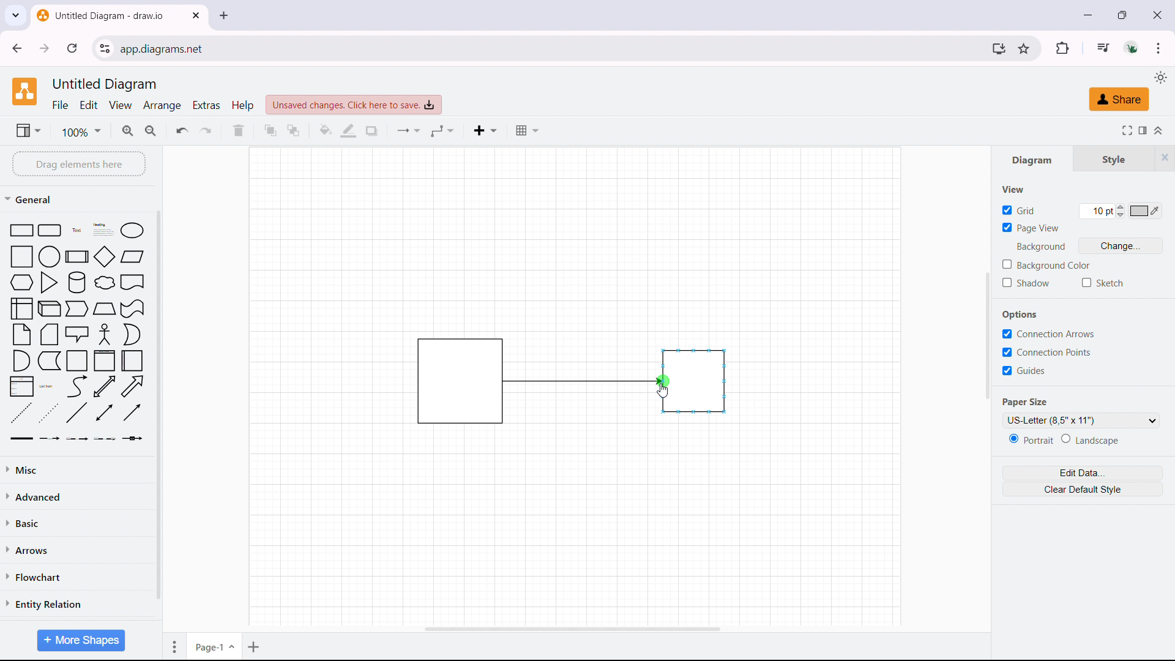 Image resolution: width=1175 pixels, height=661 pixels. Describe the element at coordinates (326, 131) in the screenshot. I see `fill color` at that location.